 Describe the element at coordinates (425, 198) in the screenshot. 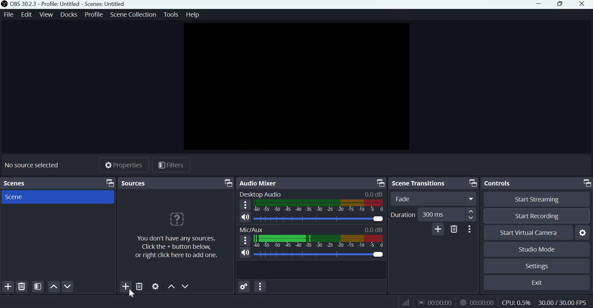

I see `Fade` at that location.